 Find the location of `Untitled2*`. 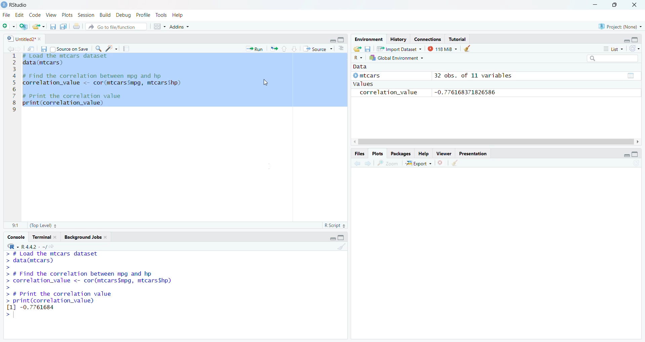

Untitled2* is located at coordinates (24, 38).